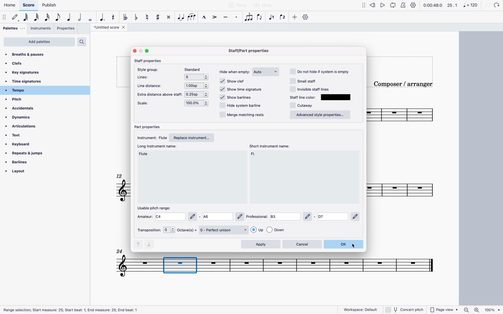 Image resolution: width=503 pixels, height=314 pixels. What do you see at coordinates (400, 191) in the screenshot?
I see `score` at bounding box center [400, 191].